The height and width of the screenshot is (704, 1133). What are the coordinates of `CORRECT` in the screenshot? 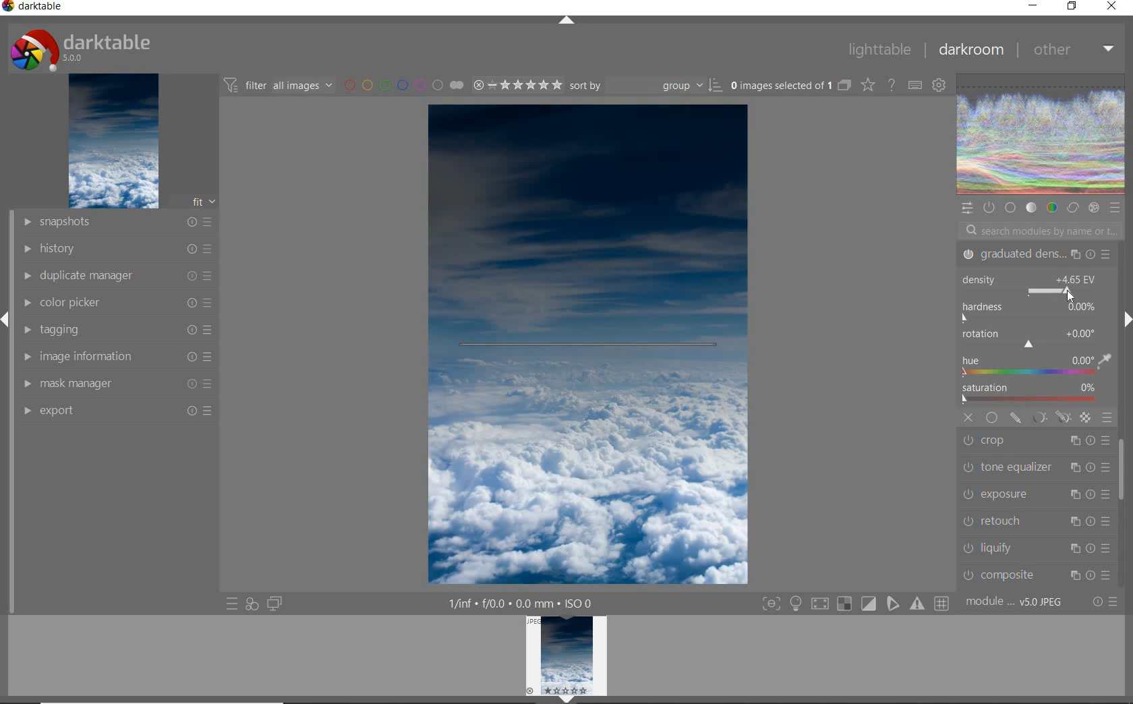 It's located at (1072, 207).